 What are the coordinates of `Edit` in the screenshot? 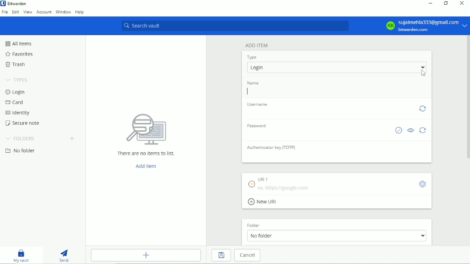 It's located at (16, 12).